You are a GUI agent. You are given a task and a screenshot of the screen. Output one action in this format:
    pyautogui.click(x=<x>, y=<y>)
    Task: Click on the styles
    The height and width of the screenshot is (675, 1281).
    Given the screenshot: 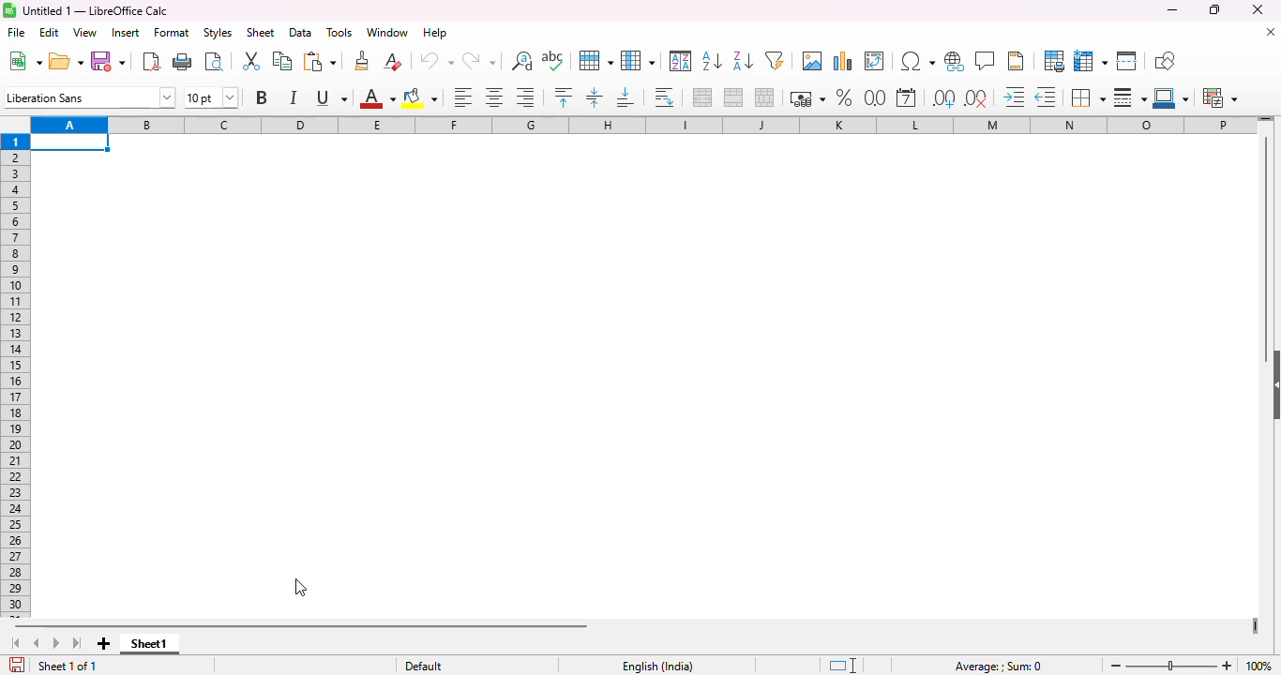 What is the action you would take?
    pyautogui.click(x=217, y=32)
    